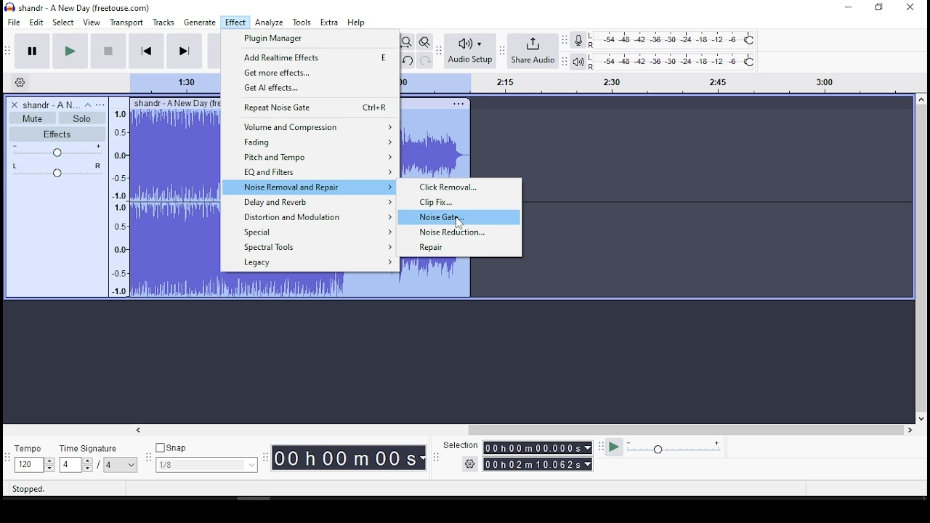  I want to click on slider, so click(924, 259).